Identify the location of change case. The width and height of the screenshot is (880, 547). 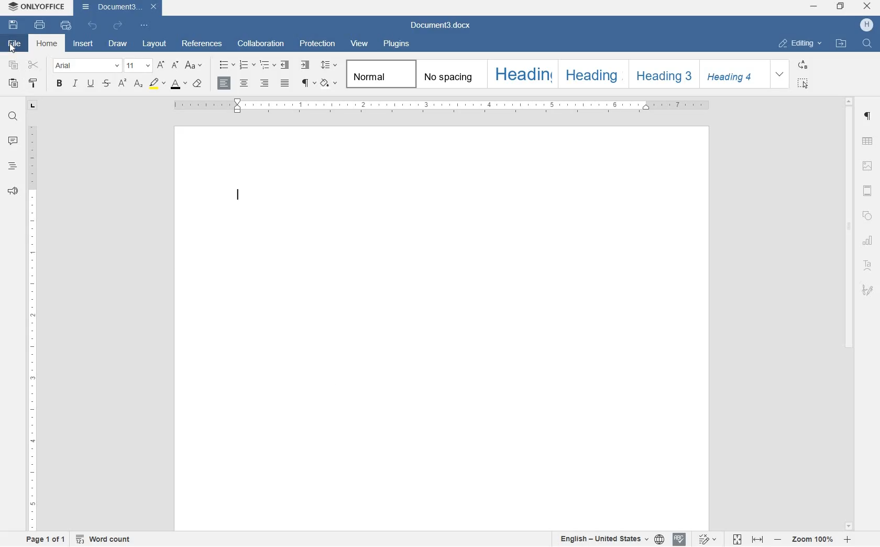
(195, 64).